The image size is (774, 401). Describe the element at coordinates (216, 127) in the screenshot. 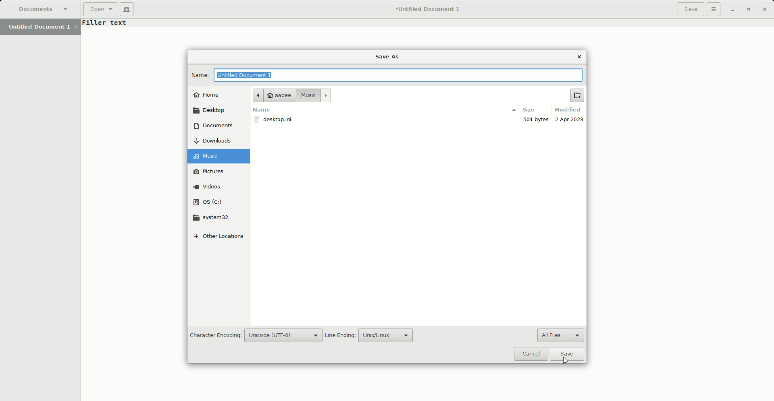

I see `Documents` at that location.